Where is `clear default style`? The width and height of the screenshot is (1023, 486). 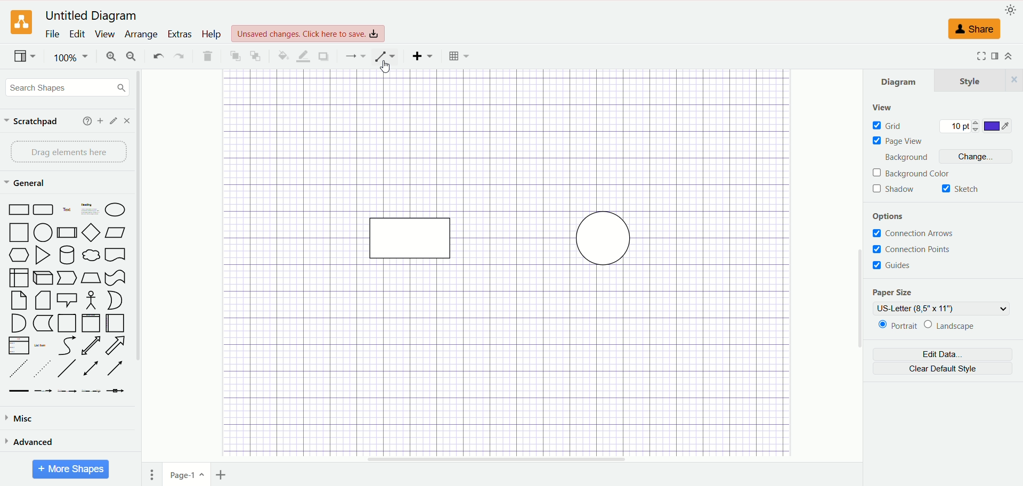 clear default style is located at coordinates (943, 369).